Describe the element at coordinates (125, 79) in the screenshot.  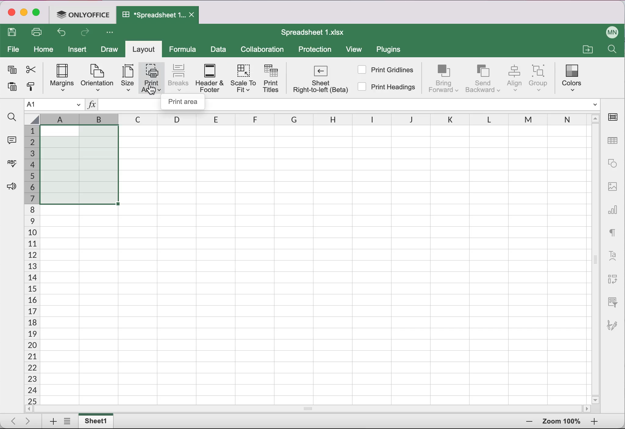
I see `Size` at that location.